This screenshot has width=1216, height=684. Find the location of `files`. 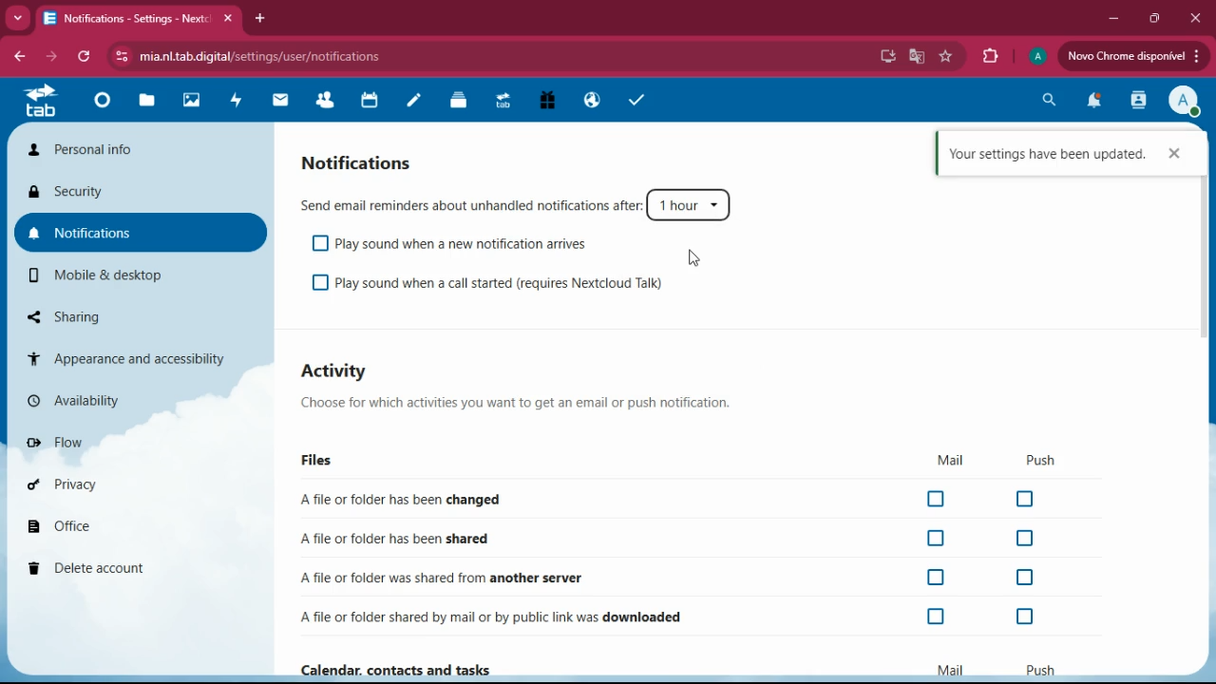

files is located at coordinates (460, 103).